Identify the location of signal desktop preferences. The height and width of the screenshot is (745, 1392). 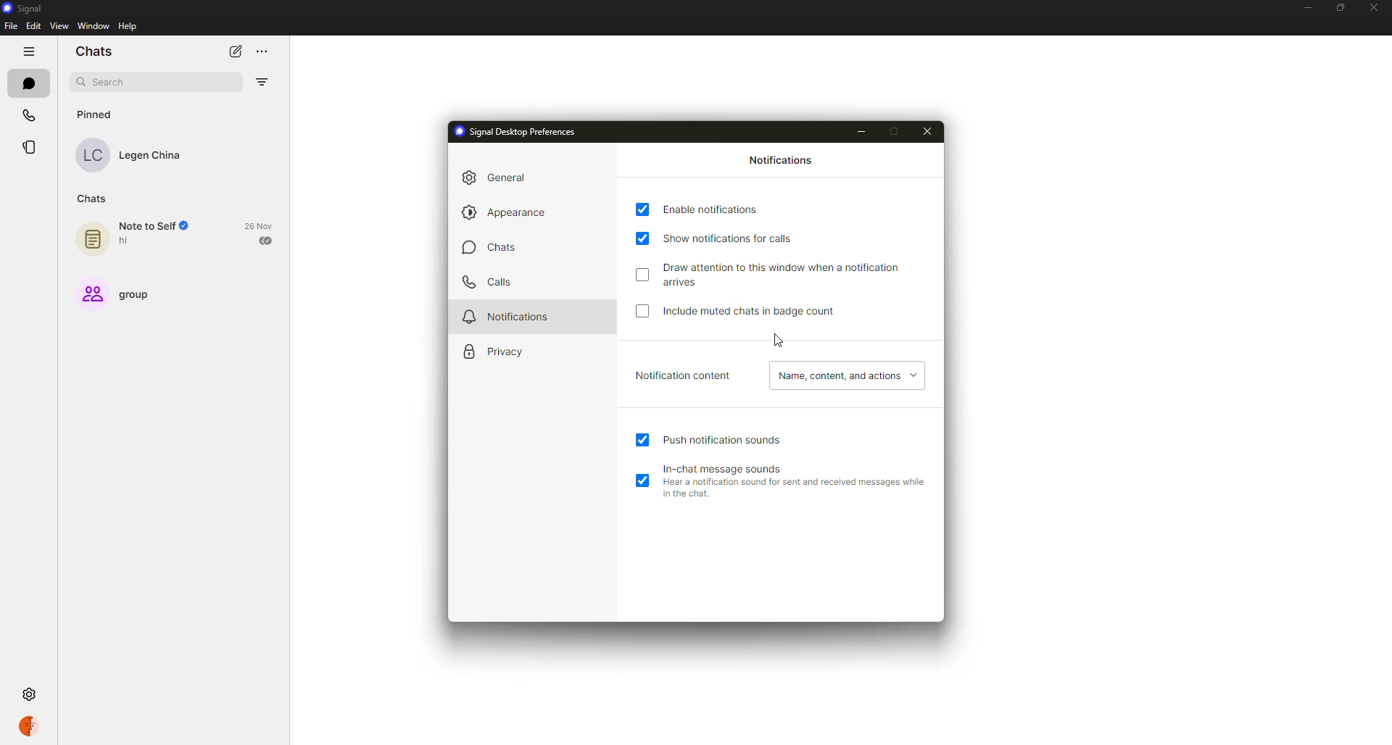
(519, 131).